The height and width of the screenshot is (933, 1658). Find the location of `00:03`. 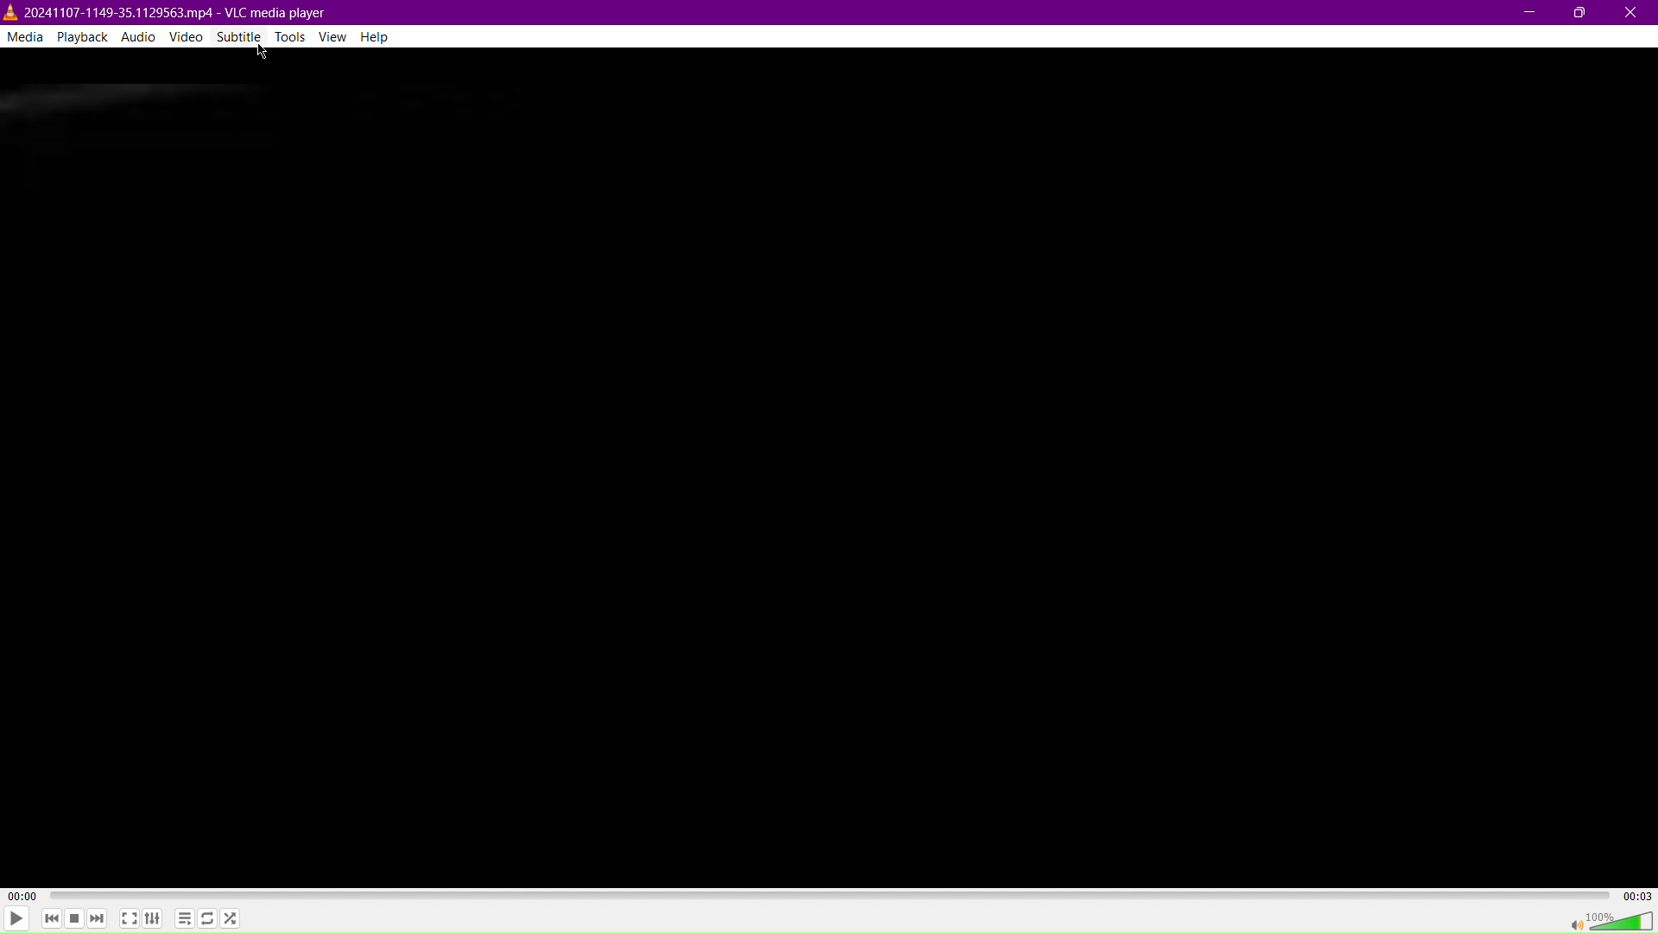

00:03 is located at coordinates (1636, 894).